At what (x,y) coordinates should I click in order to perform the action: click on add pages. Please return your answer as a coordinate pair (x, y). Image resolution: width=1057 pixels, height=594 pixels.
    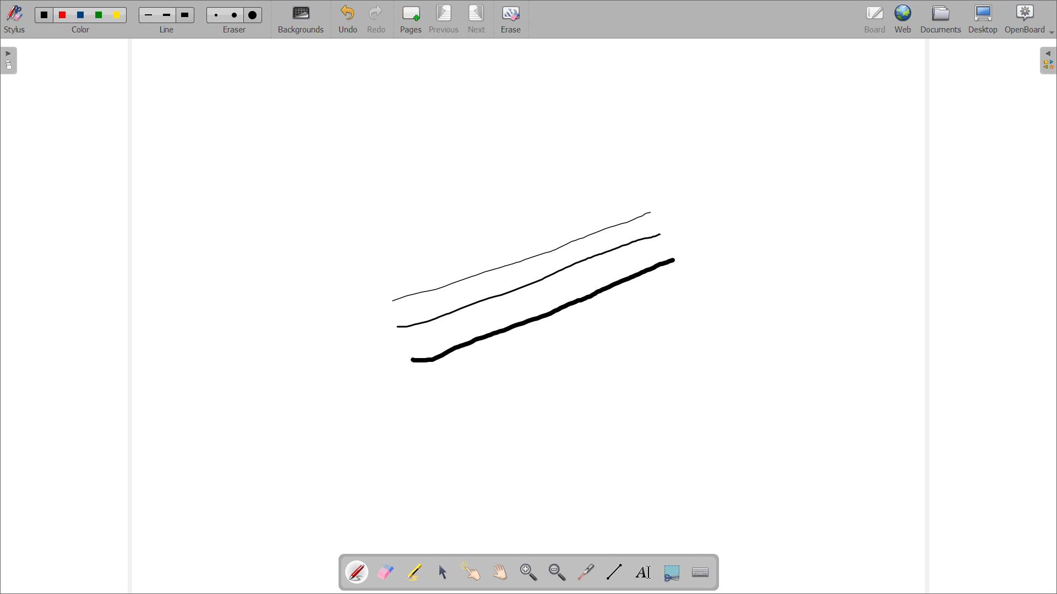
    Looking at the image, I should click on (411, 19).